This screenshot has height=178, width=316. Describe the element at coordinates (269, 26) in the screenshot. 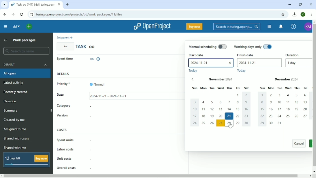

I see `Modules` at that location.